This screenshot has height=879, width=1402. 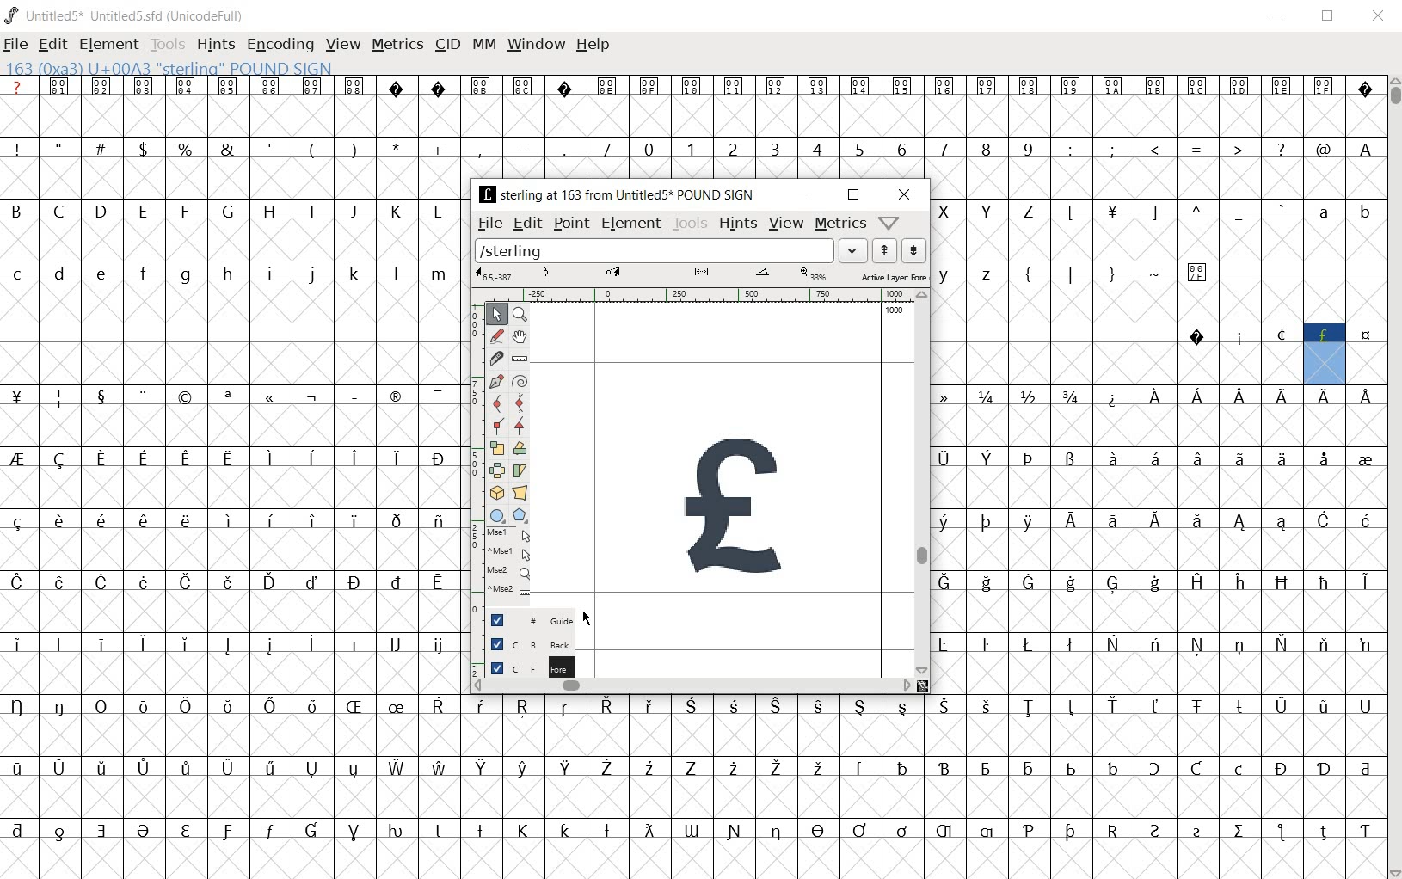 I want to click on Symbol, so click(x=1198, y=526).